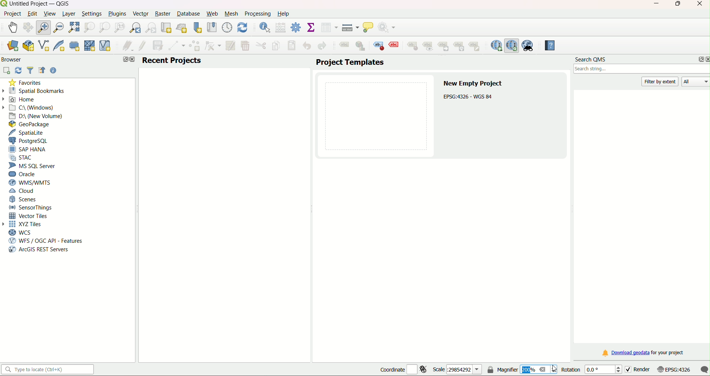 This screenshot has height=376, width=710. I want to click on collapse all, so click(42, 71).